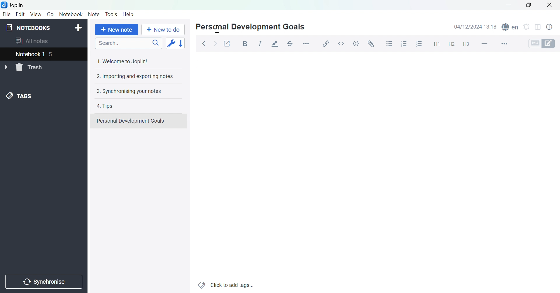  What do you see at coordinates (249, 27) in the screenshot?
I see `Personal Development Goals` at bounding box center [249, 27].